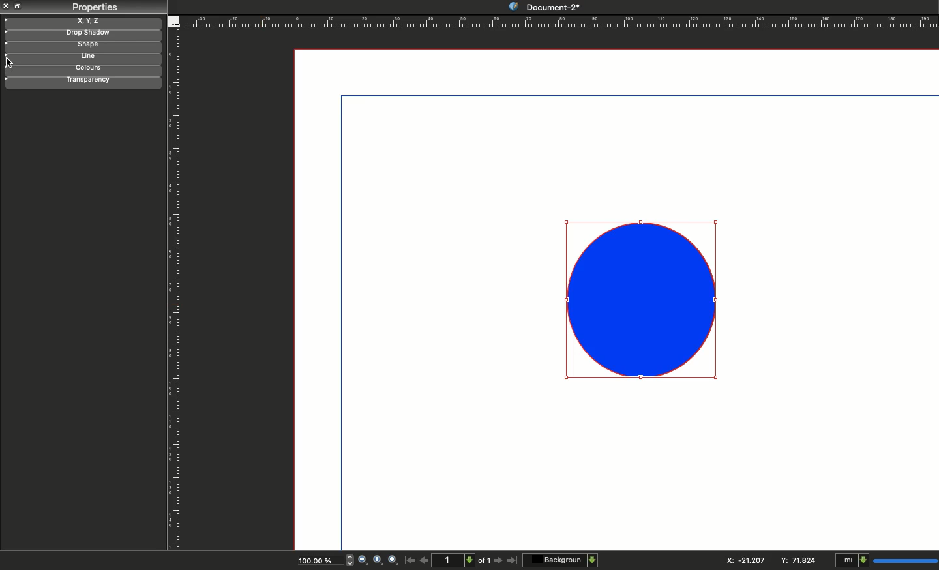 The height and width of the screenshot is (570, 939). What do you see at coordinates (176, 290) in the screenshot?
I see `Ruler` at bounding box center [176, 290].